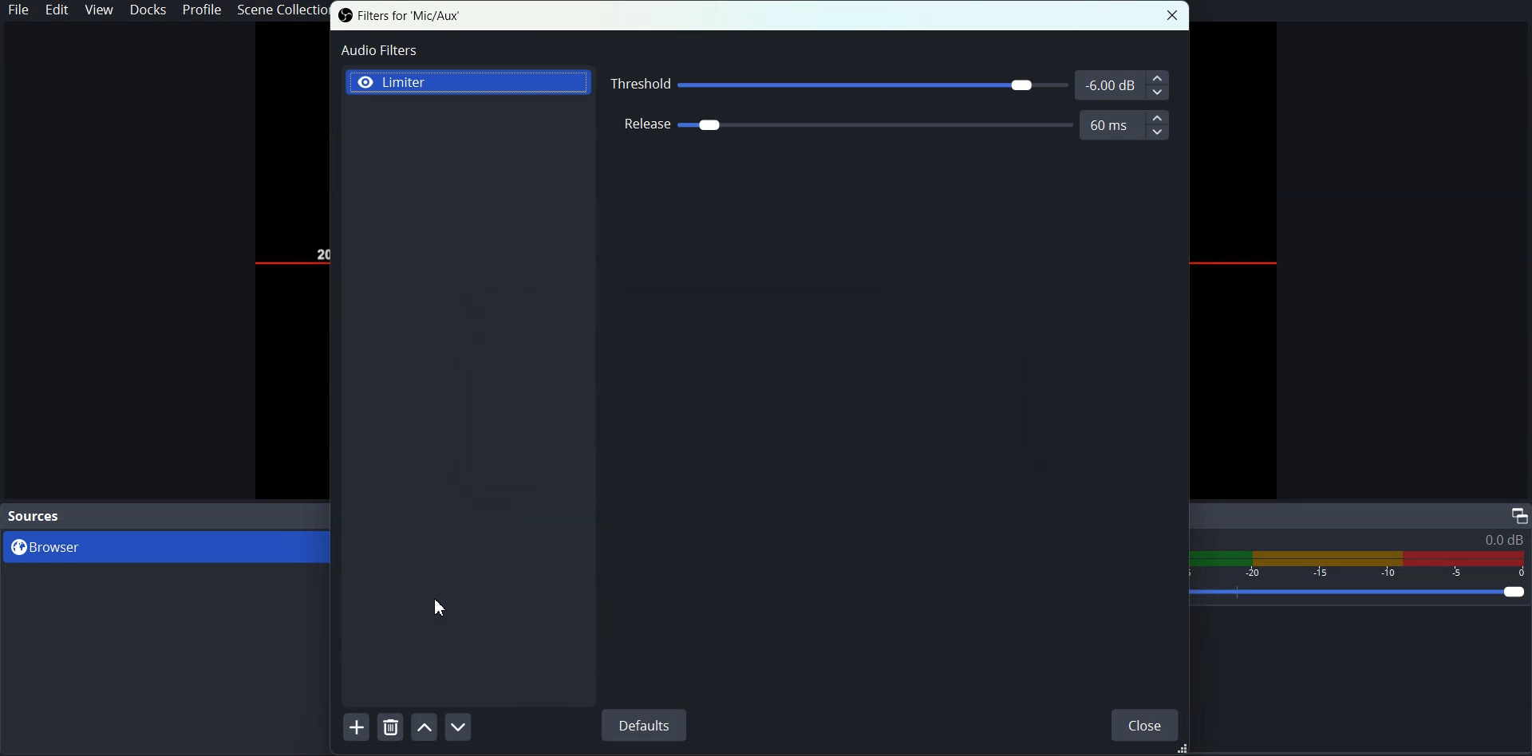  I want to click on Release, so click(886, 125).